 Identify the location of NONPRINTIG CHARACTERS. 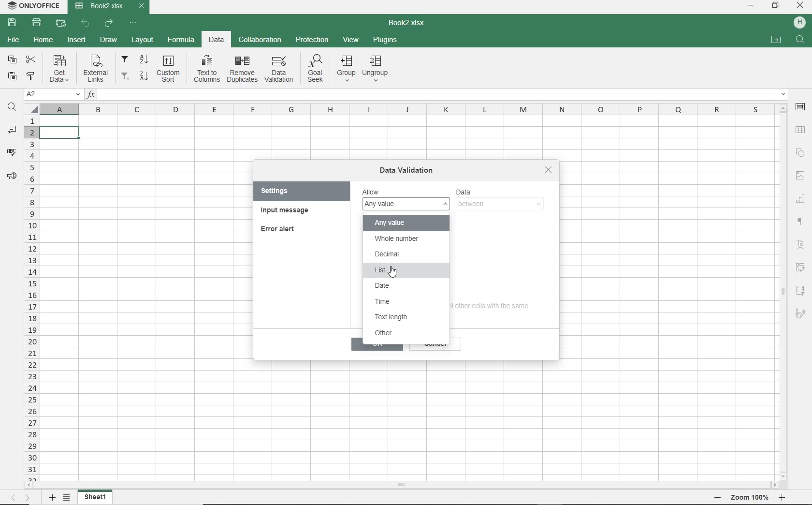
(801, 223).